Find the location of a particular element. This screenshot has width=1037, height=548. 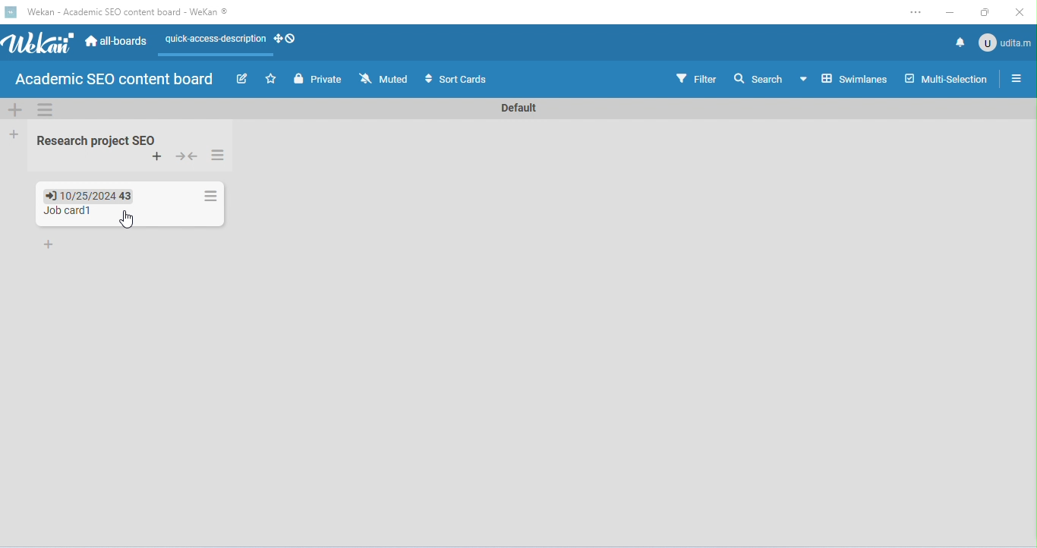

edit is located at coordinates (241, 78).